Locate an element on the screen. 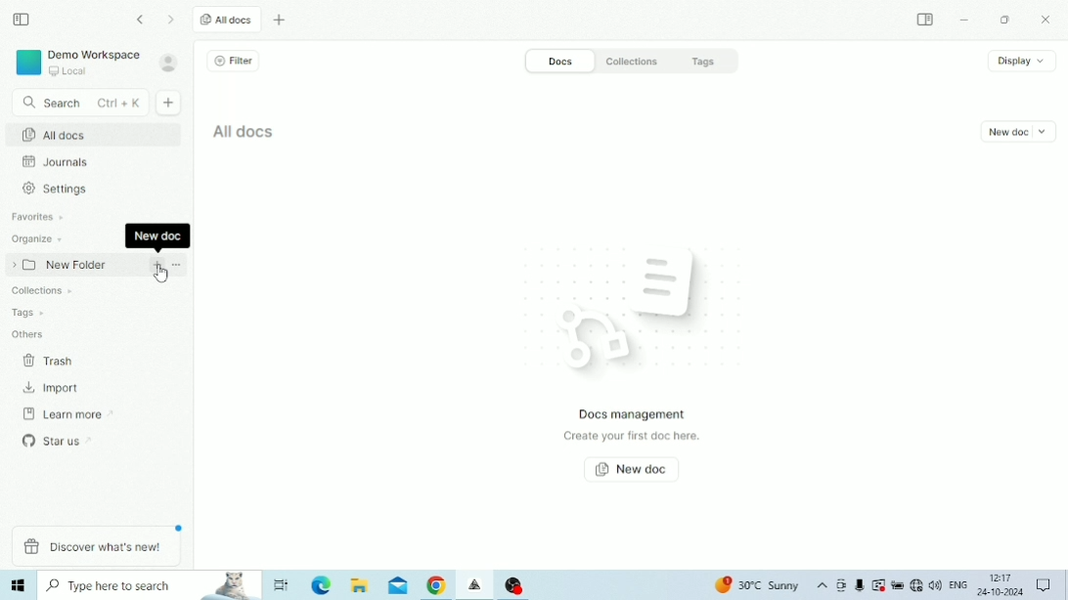 Image resolution: width=1068 pixels, height=600 pixels. Minimize is located at coordinates (964, 21).